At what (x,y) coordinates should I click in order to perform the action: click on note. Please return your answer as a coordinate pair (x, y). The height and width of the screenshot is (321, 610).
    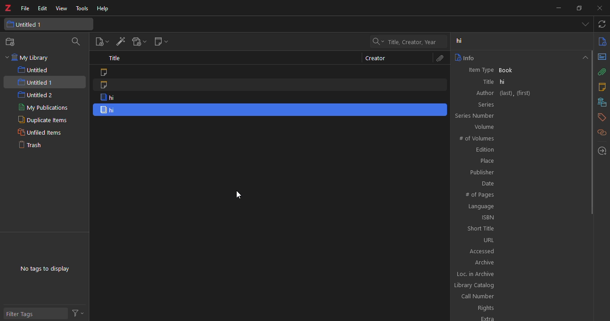
    Looking at the image, I should click on (106, 85).